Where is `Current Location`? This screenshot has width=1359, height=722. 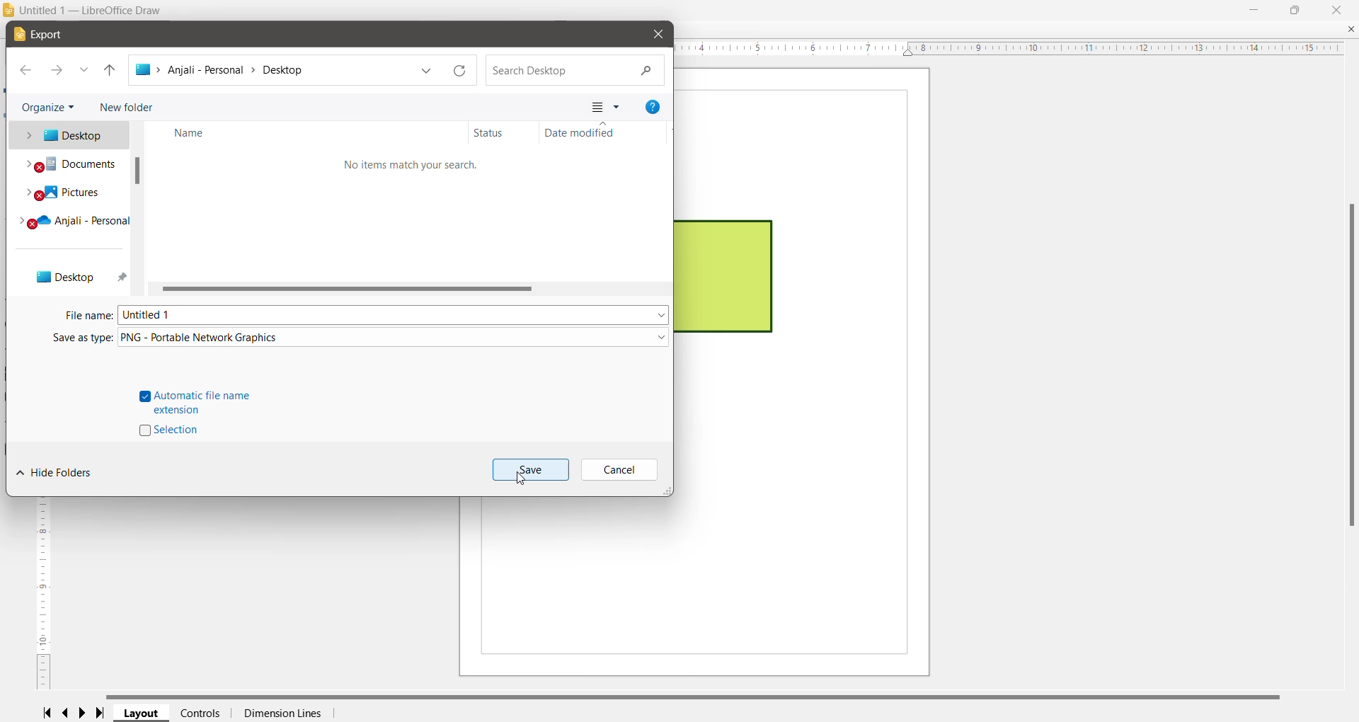
Current Location is located at coordinates (270, 73).